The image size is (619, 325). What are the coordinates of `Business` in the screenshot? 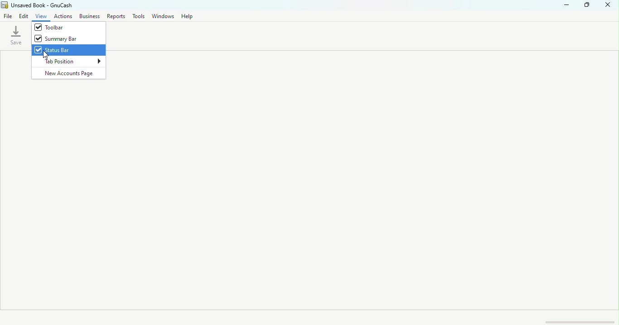 It's located at (91, 17).